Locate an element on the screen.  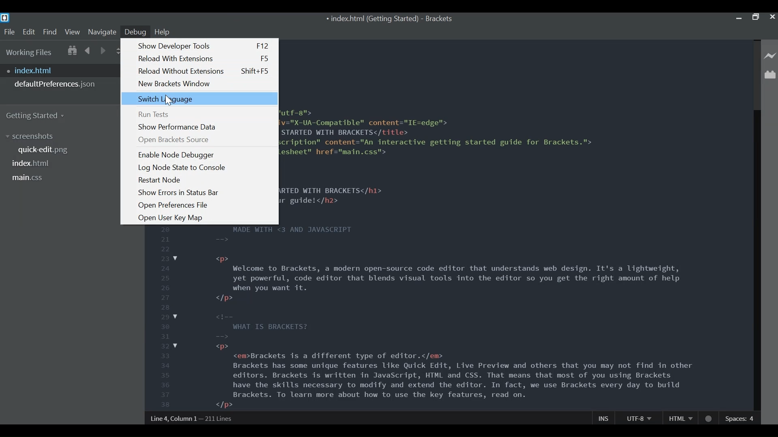
Open Brackets Source is located at coordinates (177, 140).